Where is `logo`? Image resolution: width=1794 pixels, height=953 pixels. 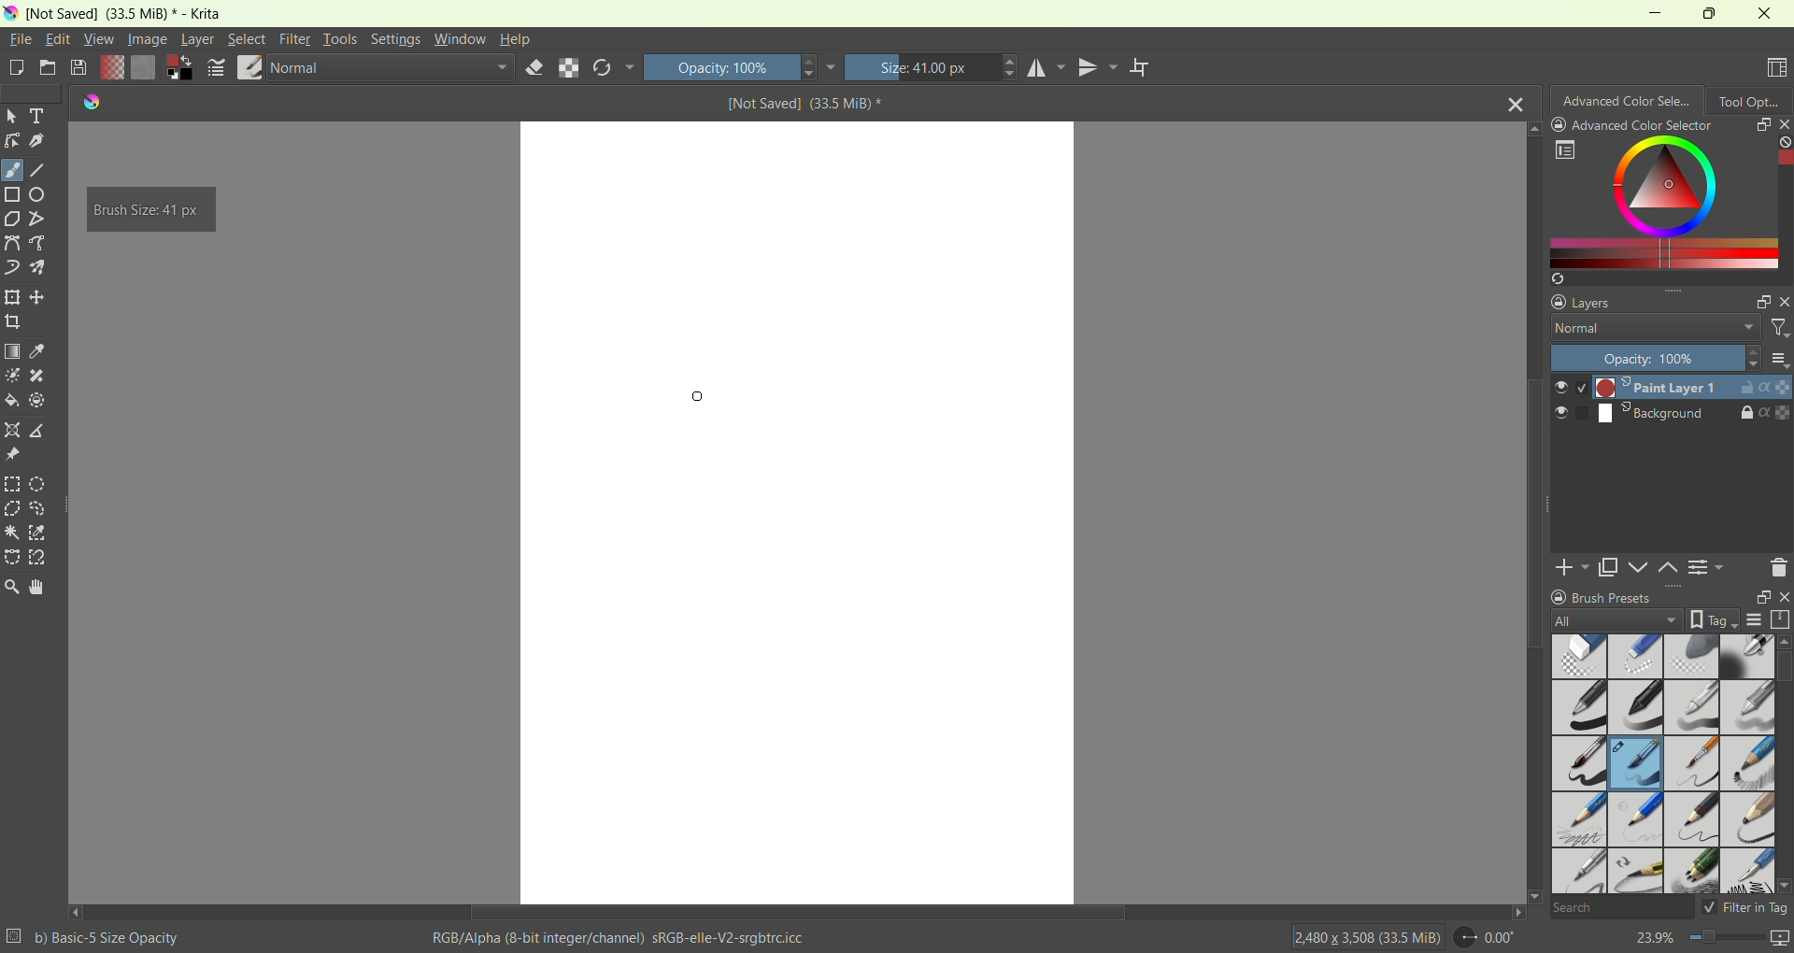 logo is located at coordinates (10, 14).